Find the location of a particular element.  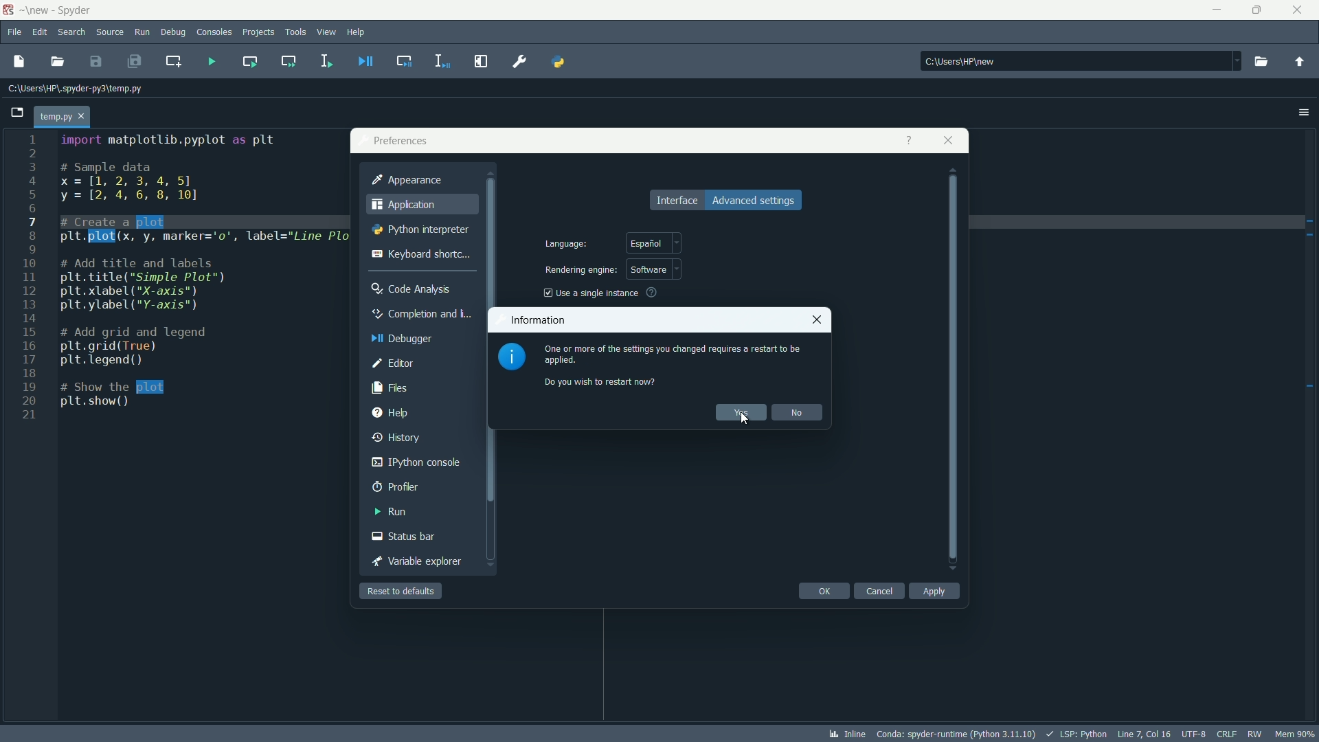

file eol status is located at coordinates (1227, 735).